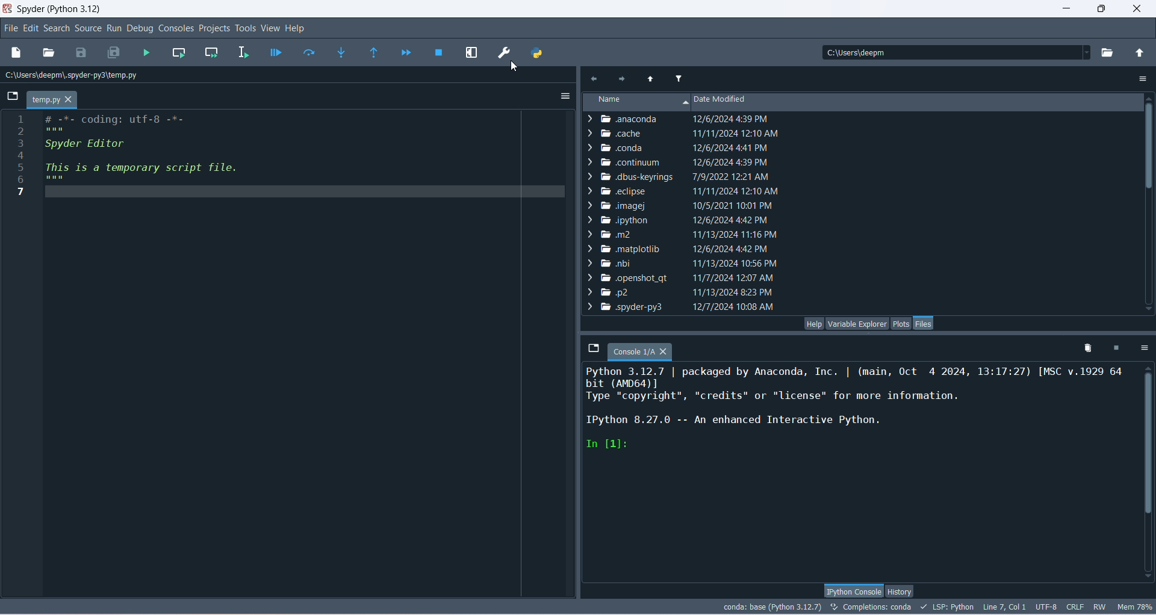  What do you see at coordinates (648, 78) in the screenshot?
I see `move above` at bounding box center [648, 78].